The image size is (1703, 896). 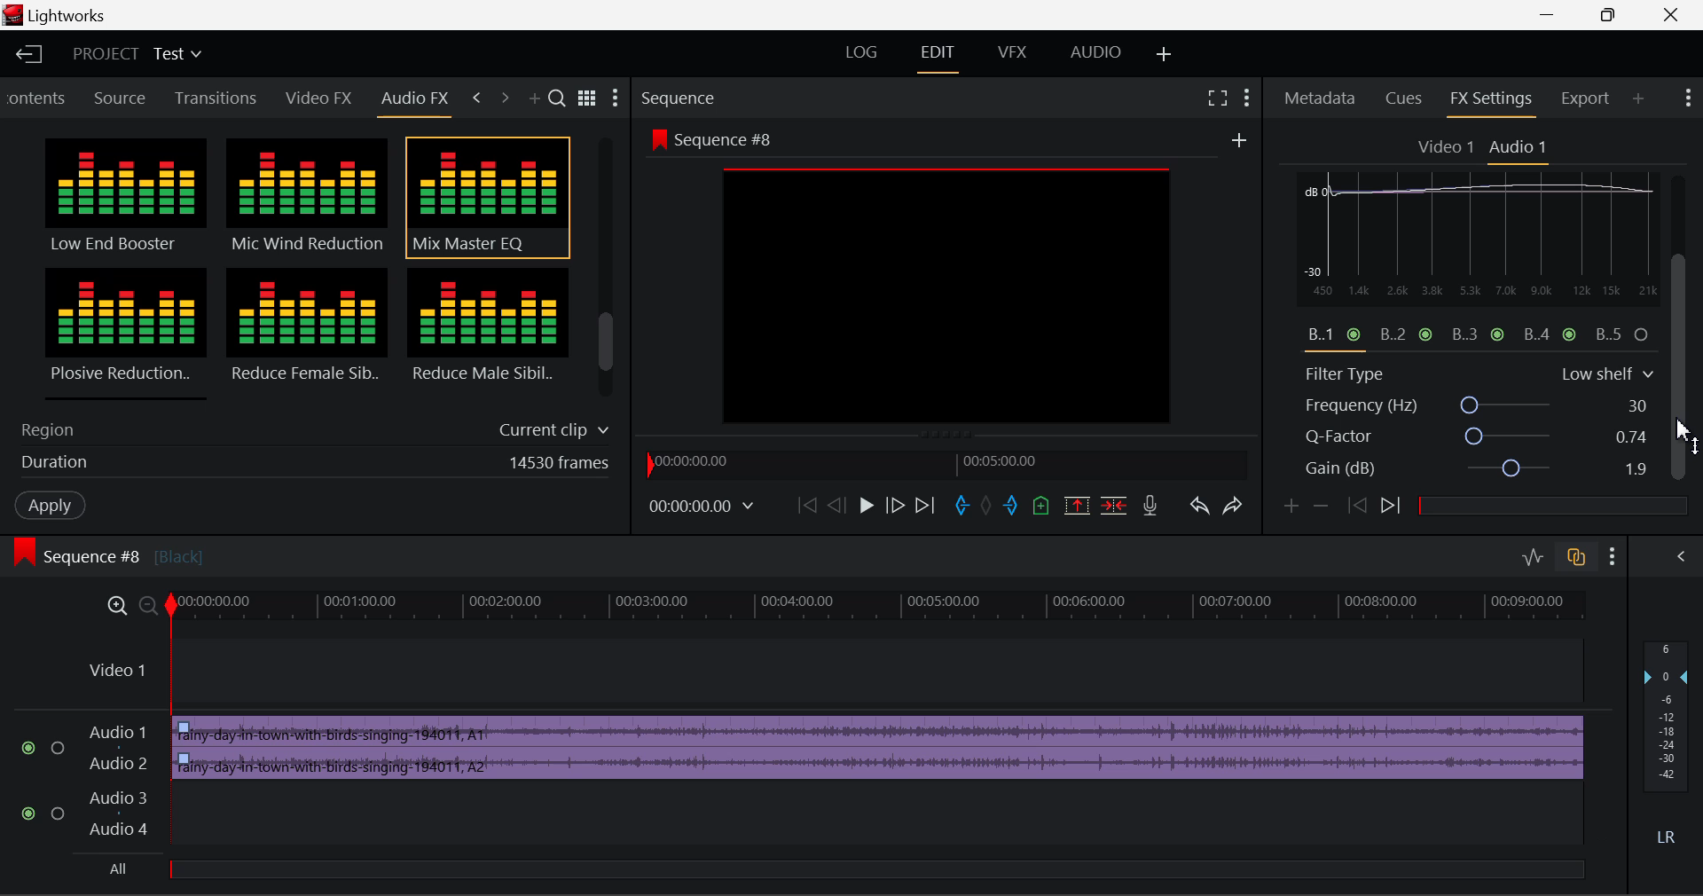 I want to click on Remove Marked Section, so click(x=1074, y=505).